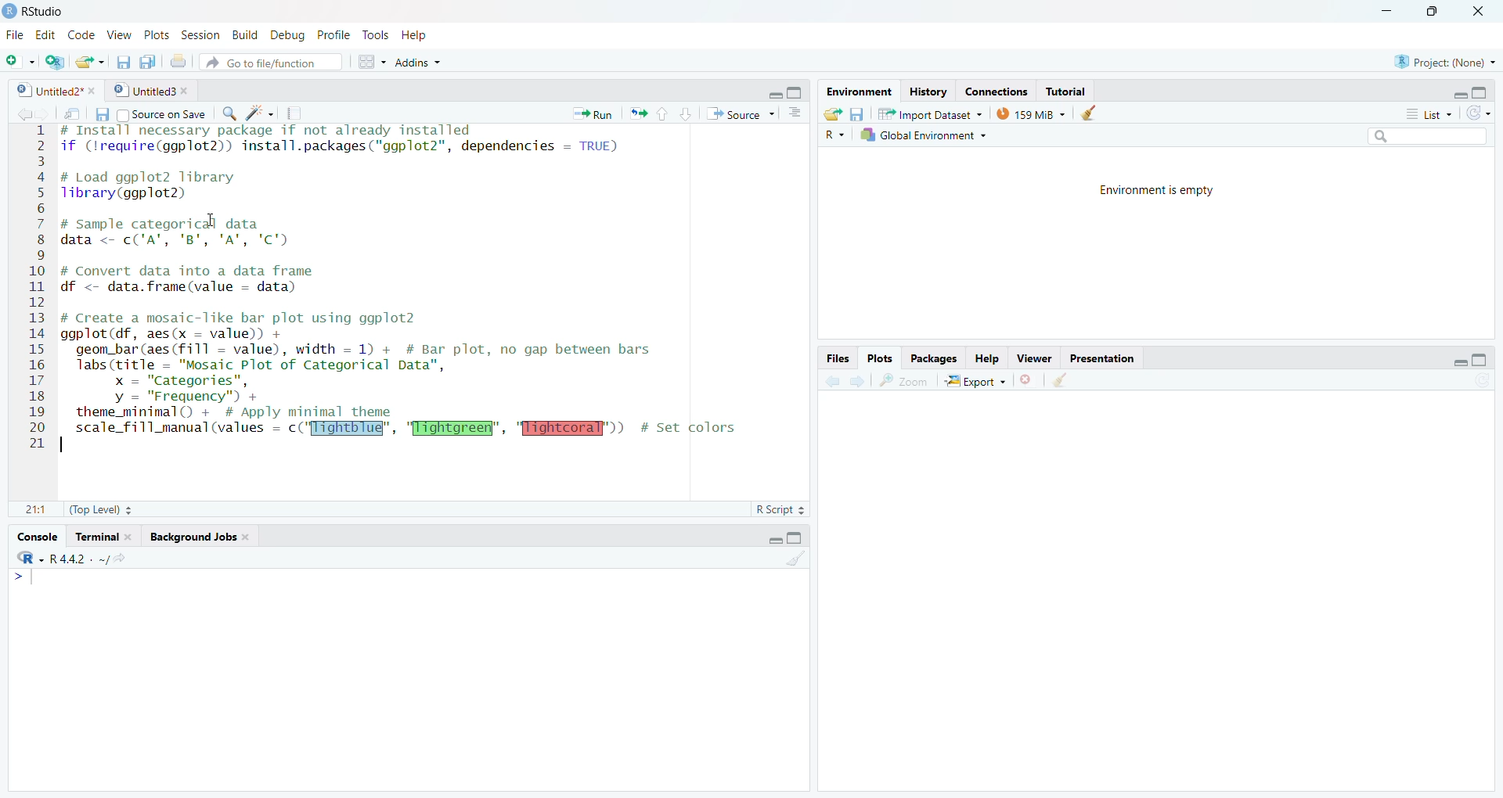  I want to click on Workspace panes, so click(369, 62).